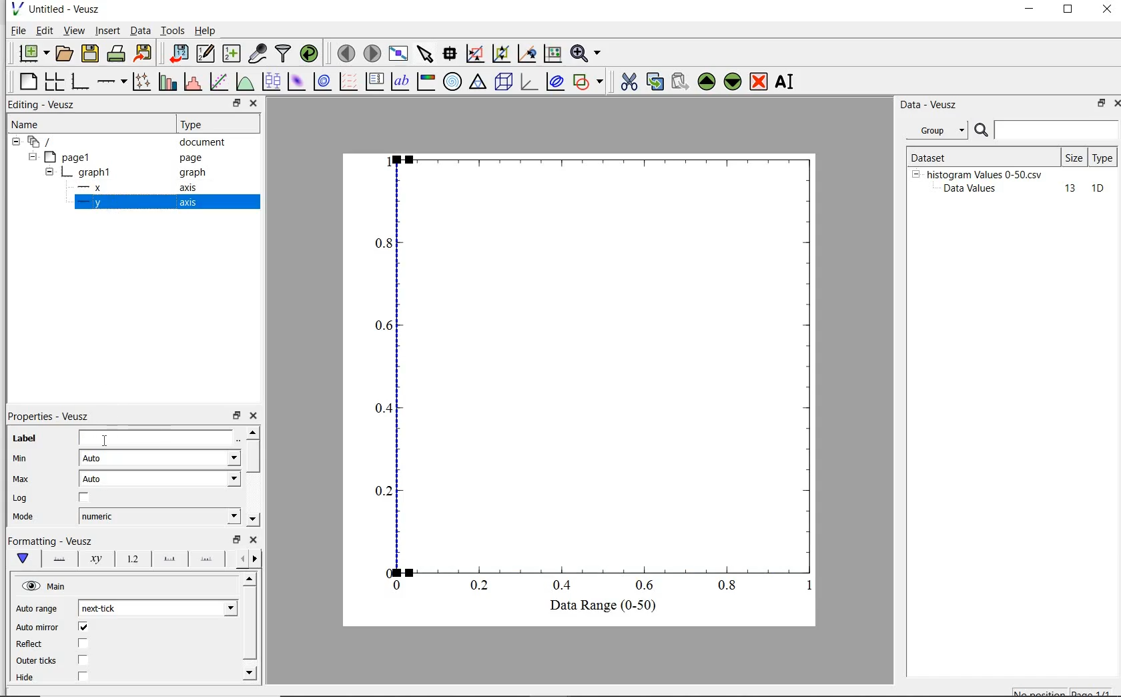 This screenshot has width=1121, height=697. I want to click on |Formatting - Veusz, so click(48, 539).